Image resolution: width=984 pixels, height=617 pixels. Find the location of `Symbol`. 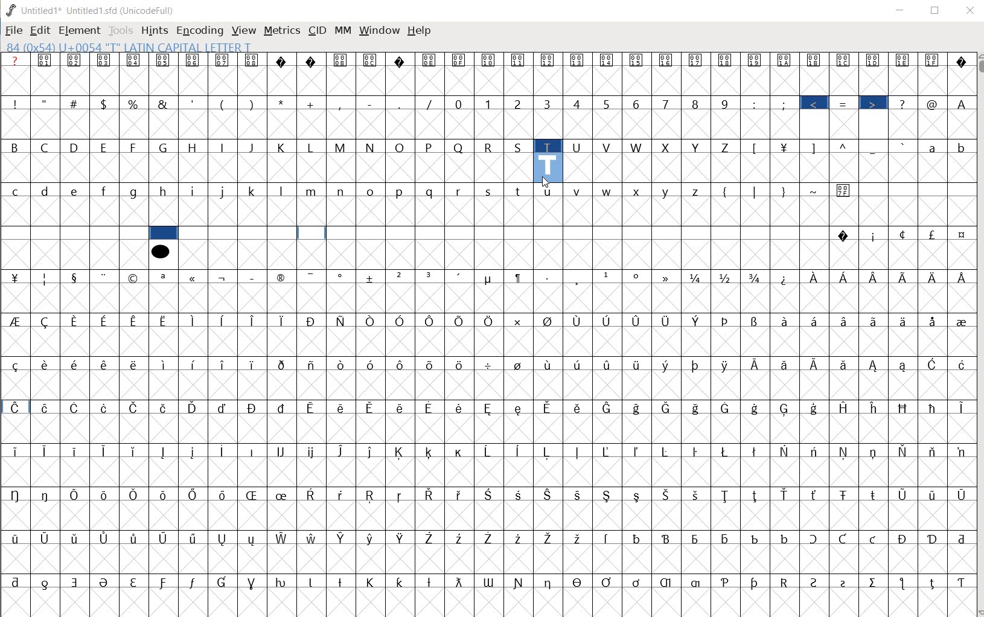

Symbol is located at coordinates (959, 539).